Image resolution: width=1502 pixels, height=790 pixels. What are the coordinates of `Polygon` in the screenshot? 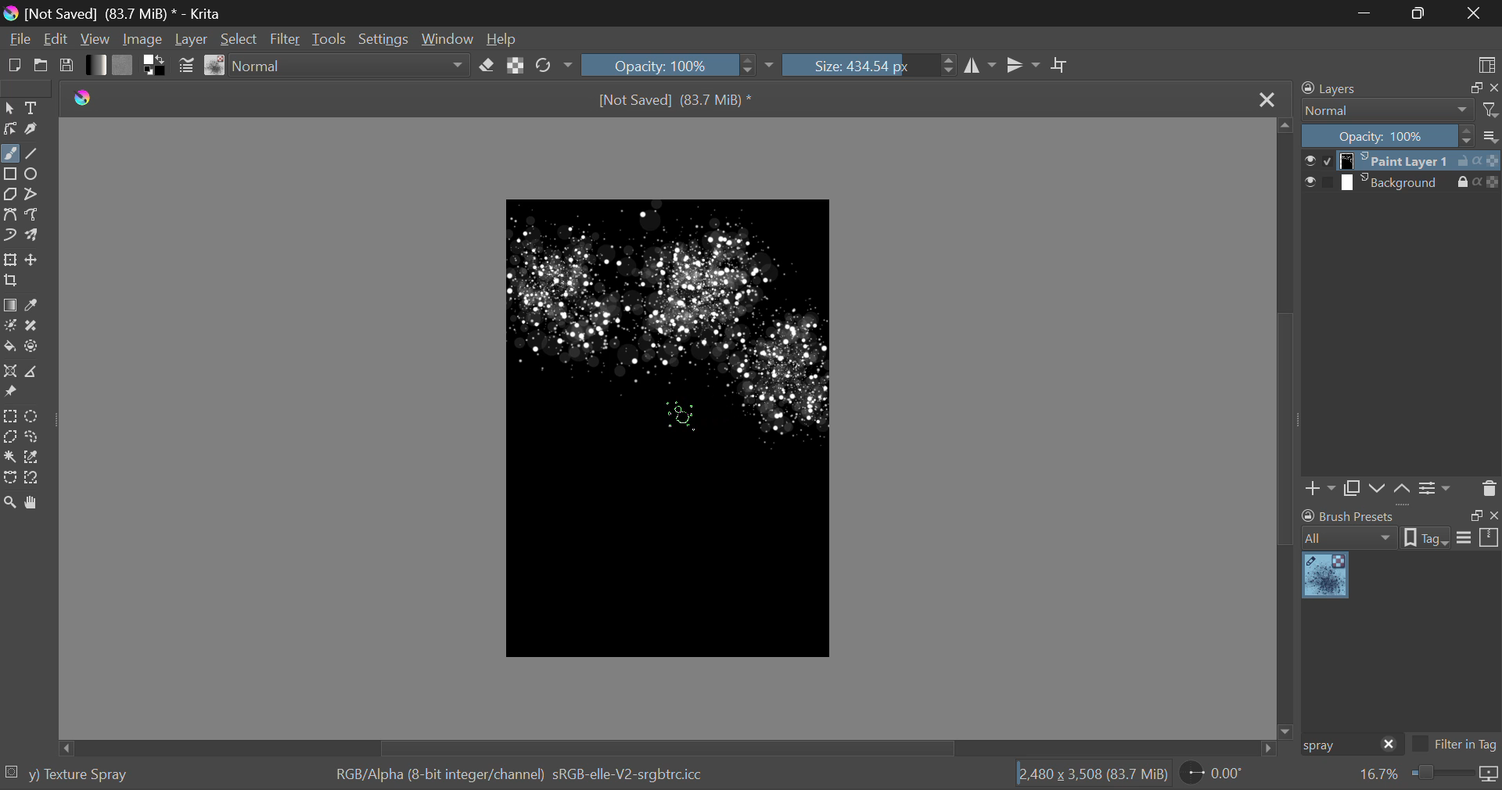 It's located at (11, 196).